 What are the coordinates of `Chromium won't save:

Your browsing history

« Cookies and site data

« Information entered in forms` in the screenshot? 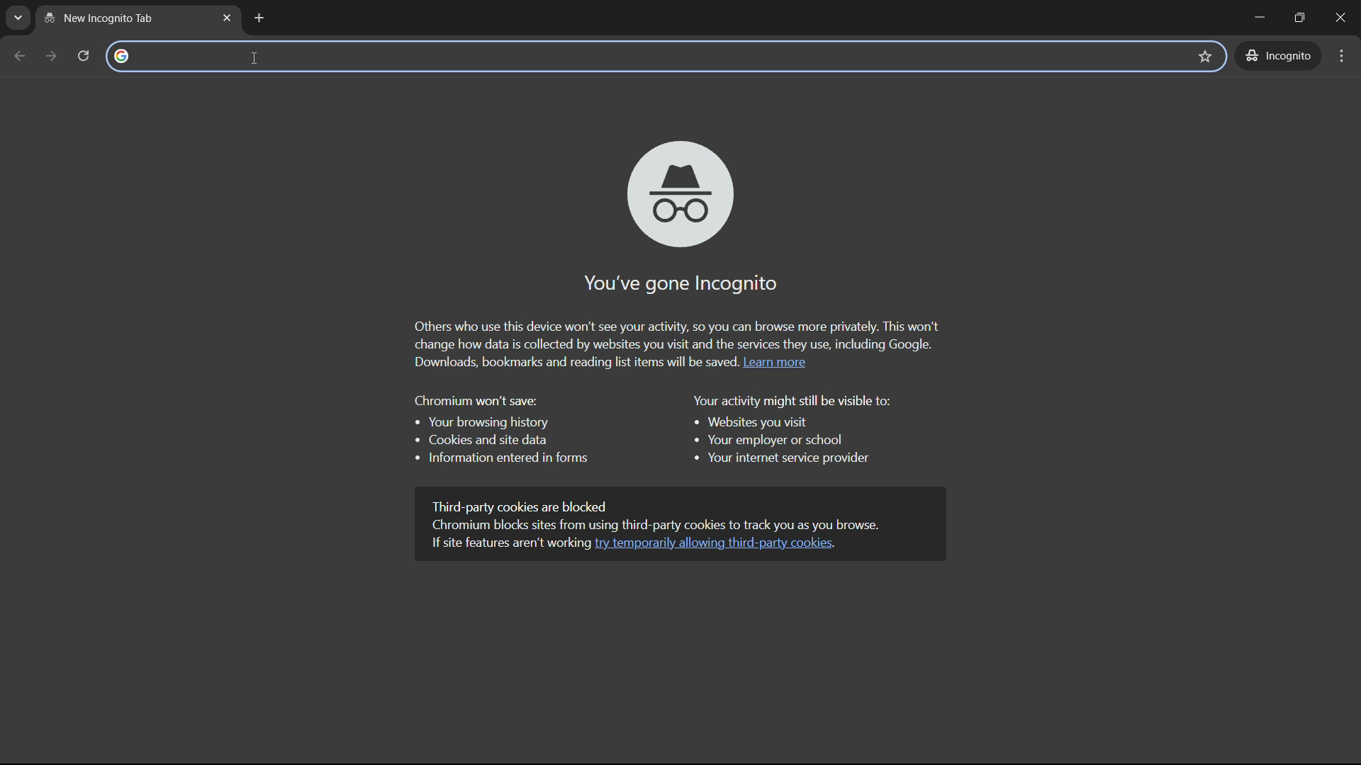 It's located at (498, 433).